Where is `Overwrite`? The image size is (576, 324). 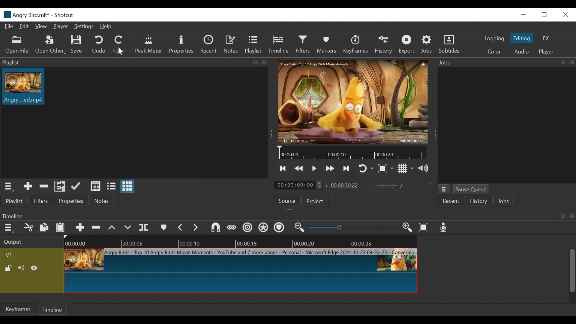 Overwrite is located at coordinates (128, 229).